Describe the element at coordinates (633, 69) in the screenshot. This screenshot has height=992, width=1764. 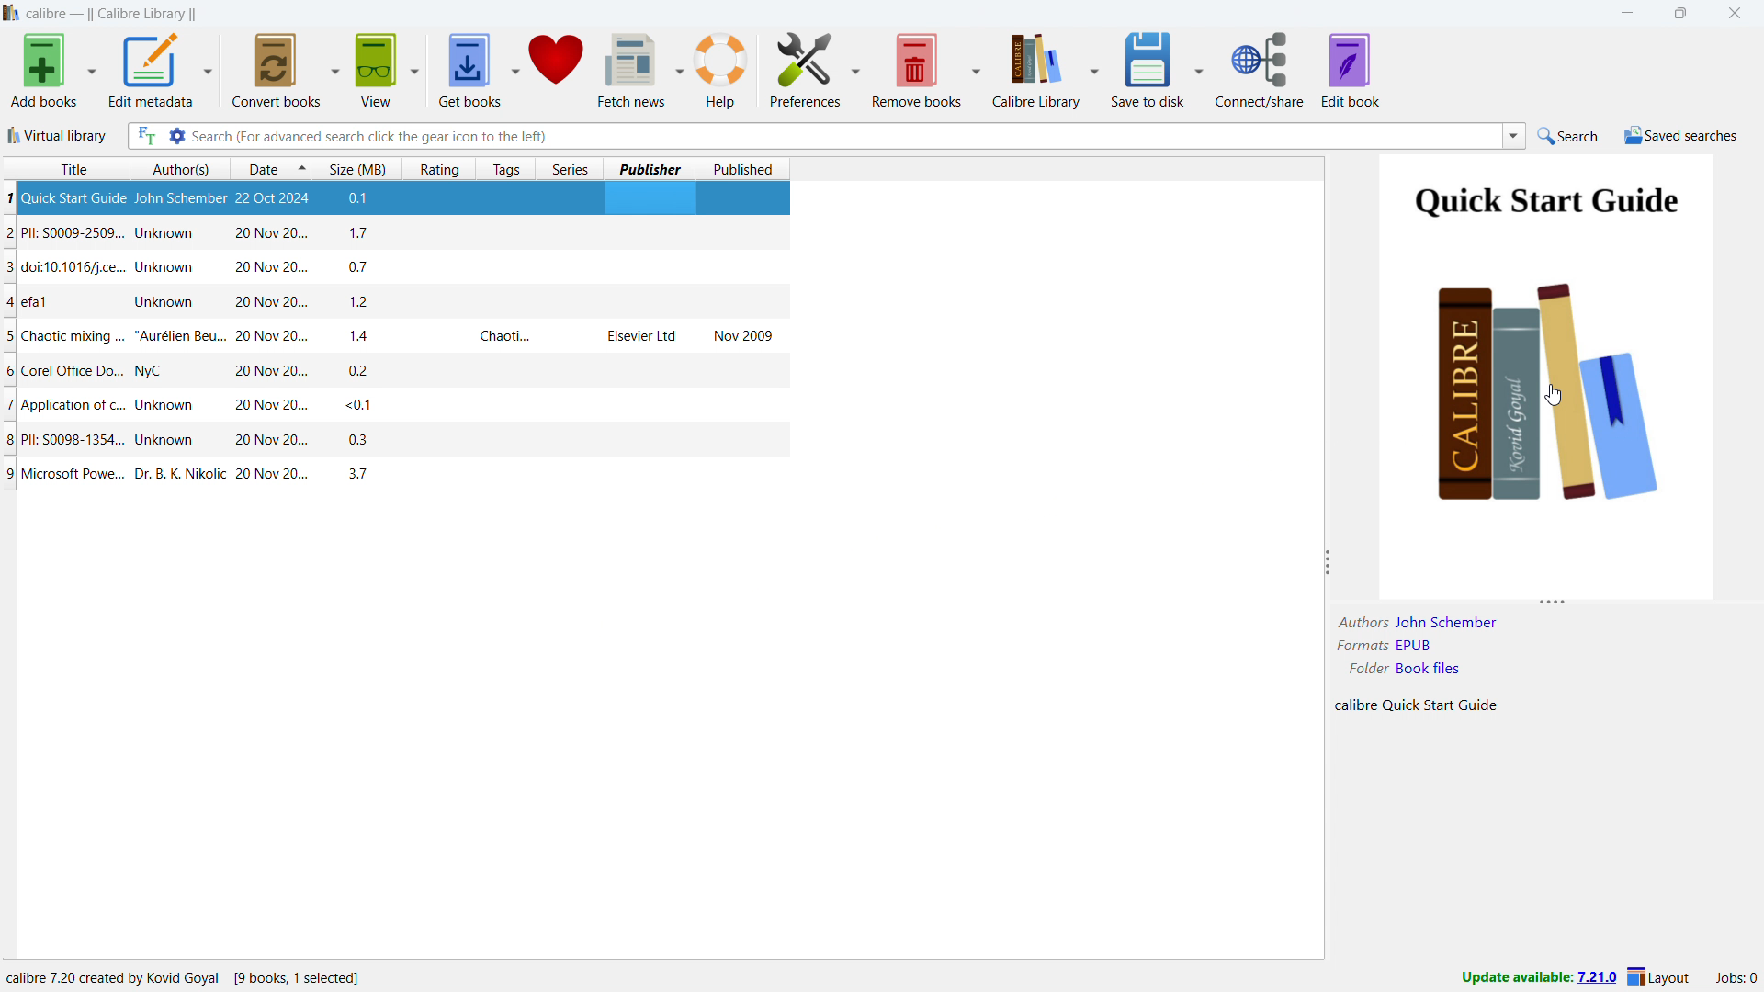
I see `fetch news` at that location.